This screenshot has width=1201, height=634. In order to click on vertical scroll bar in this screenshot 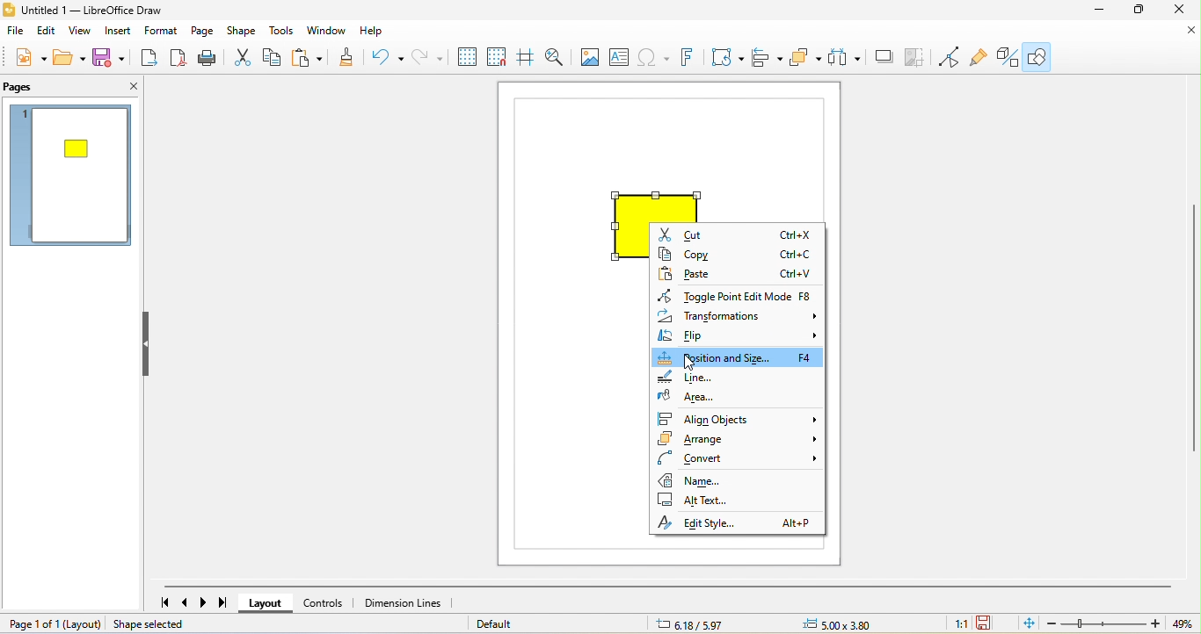, I will do `click(1193, 334)`.